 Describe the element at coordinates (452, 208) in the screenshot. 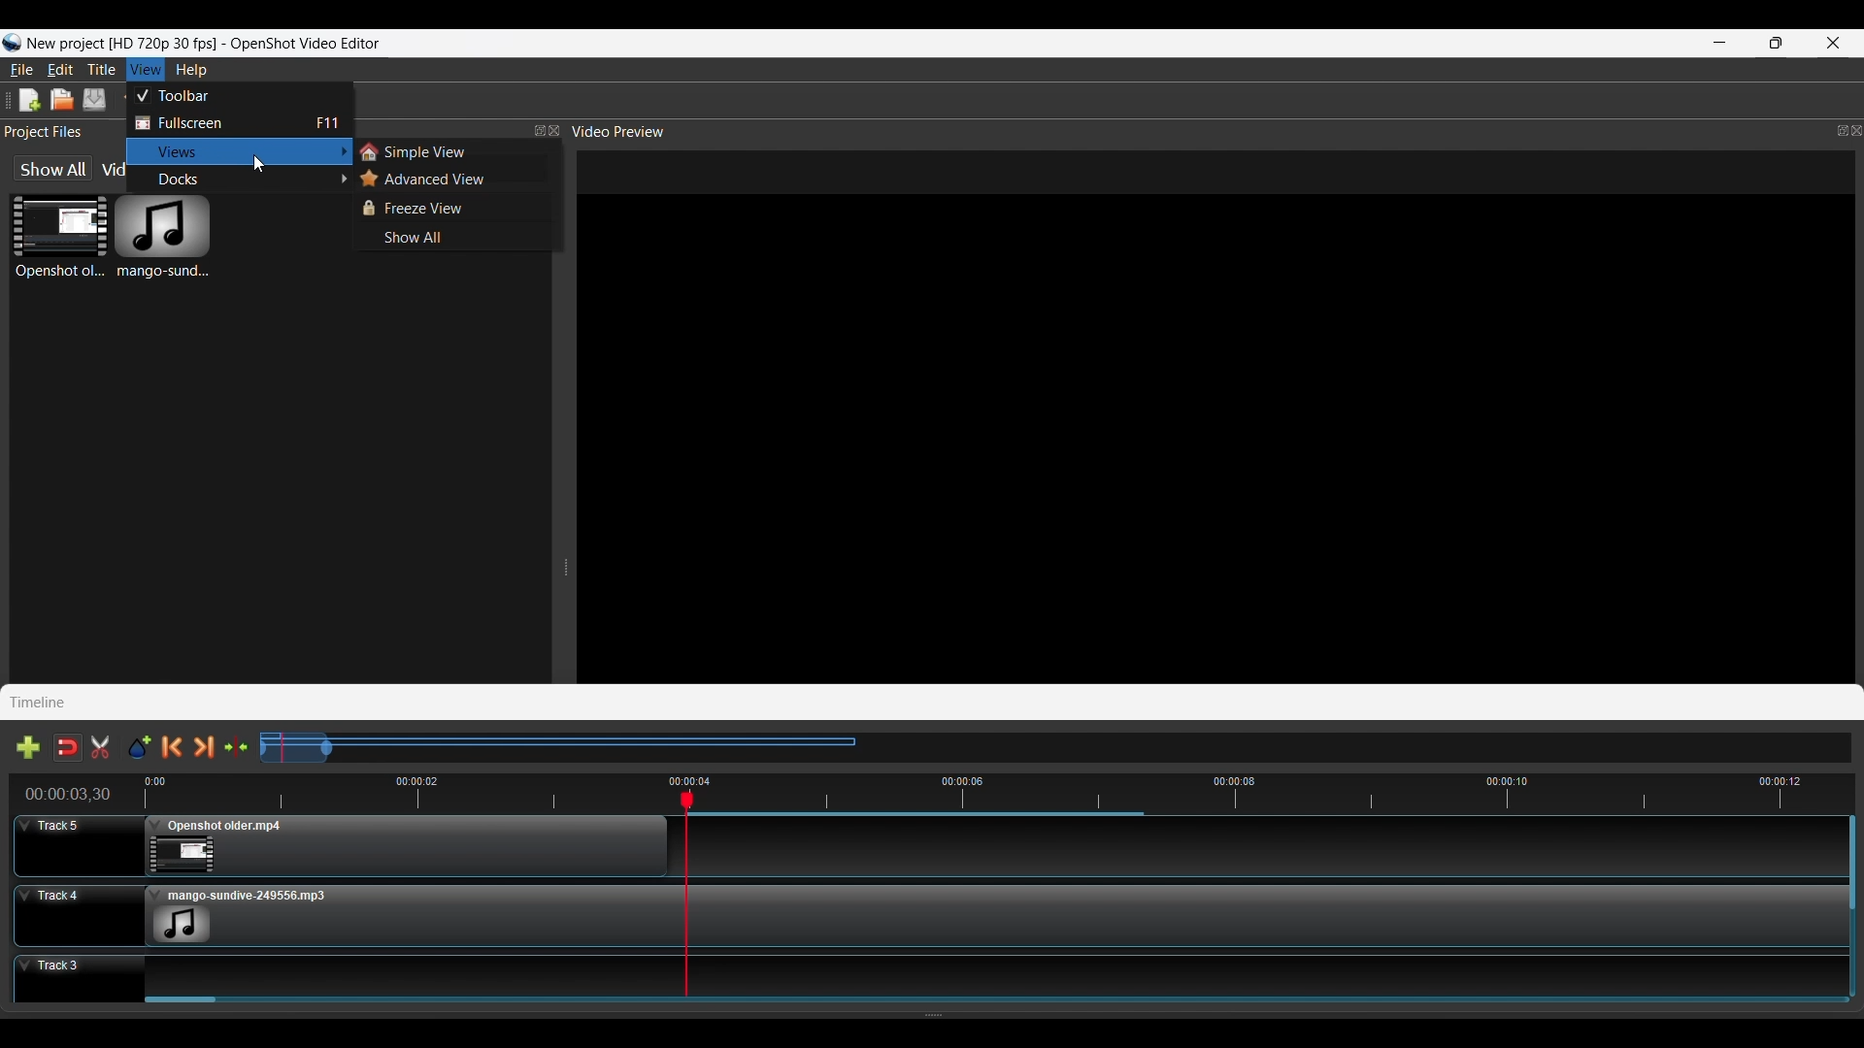

I see `Freeze View` at that location.